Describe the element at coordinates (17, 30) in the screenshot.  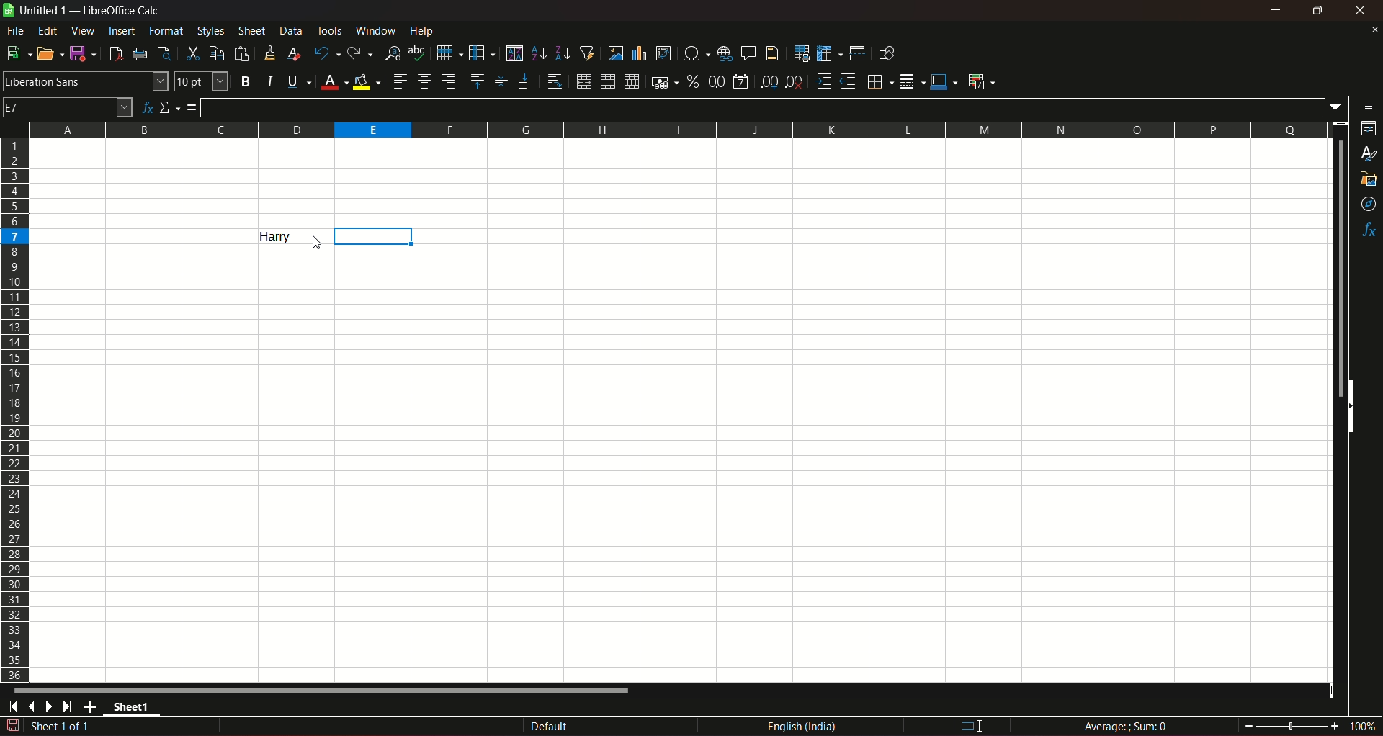
I see `file` at that location.